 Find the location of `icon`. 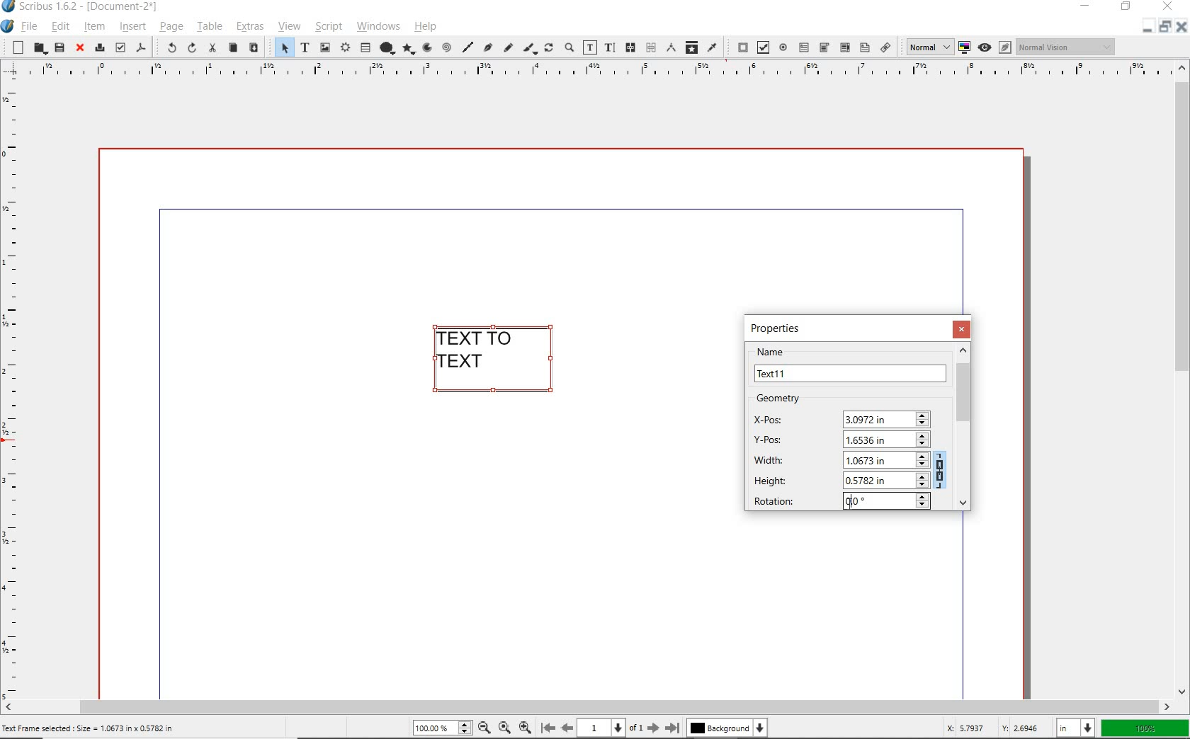

icon is located at coordinates (11, 7).